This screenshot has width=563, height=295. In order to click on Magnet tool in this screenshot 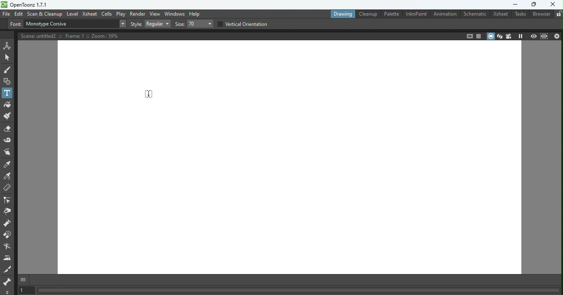, I will do `click(9, 235)`.